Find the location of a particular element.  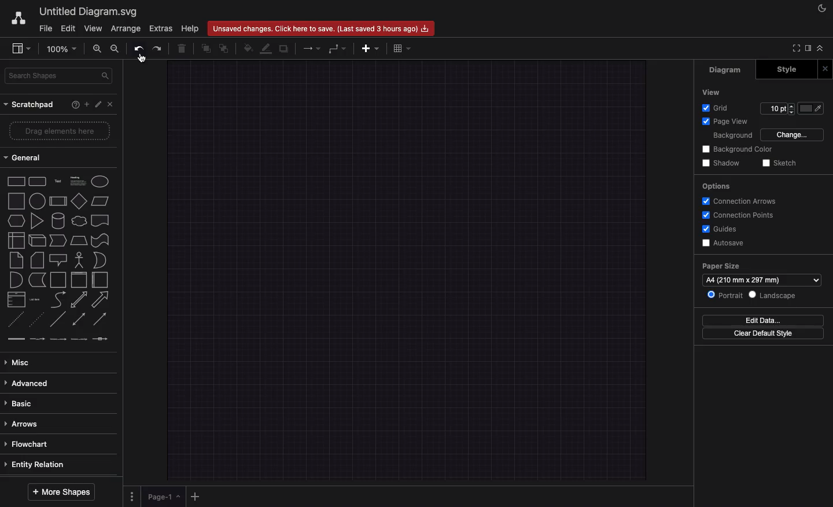

Help is located at coordinates (190, 27).